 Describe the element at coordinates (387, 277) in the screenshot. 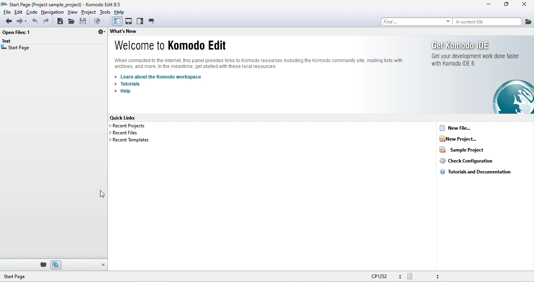

I see `cp1252` at that location.